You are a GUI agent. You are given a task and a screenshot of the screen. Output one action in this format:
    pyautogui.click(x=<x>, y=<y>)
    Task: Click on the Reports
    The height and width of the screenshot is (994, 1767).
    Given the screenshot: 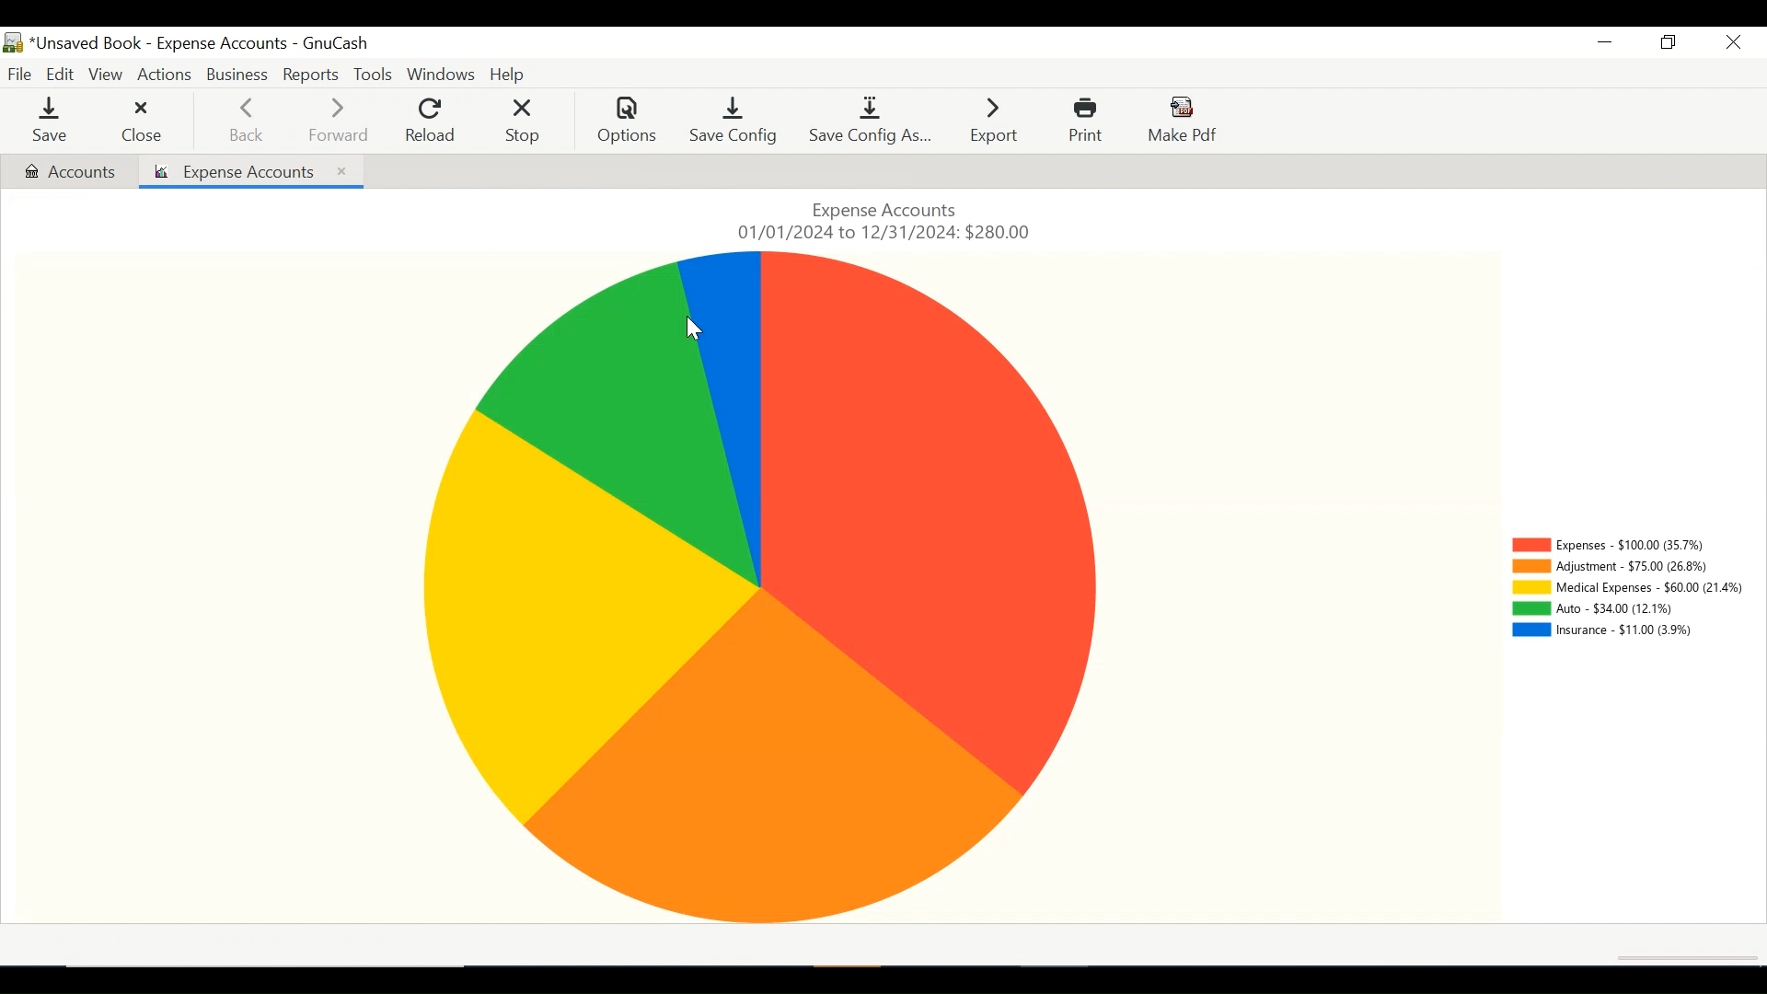 What is the action you would take?
    pyautogui.click(x=308, y=73)
    